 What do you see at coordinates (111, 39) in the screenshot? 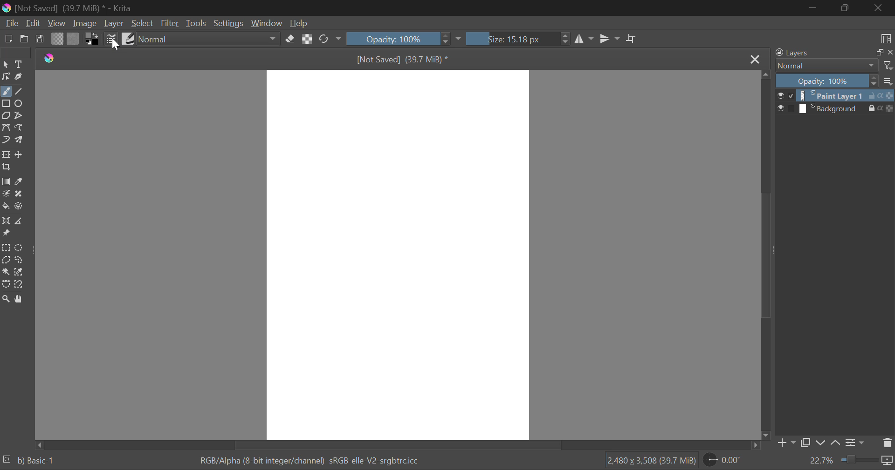
I see `Brush Settings` at bounding box center [111, 39].